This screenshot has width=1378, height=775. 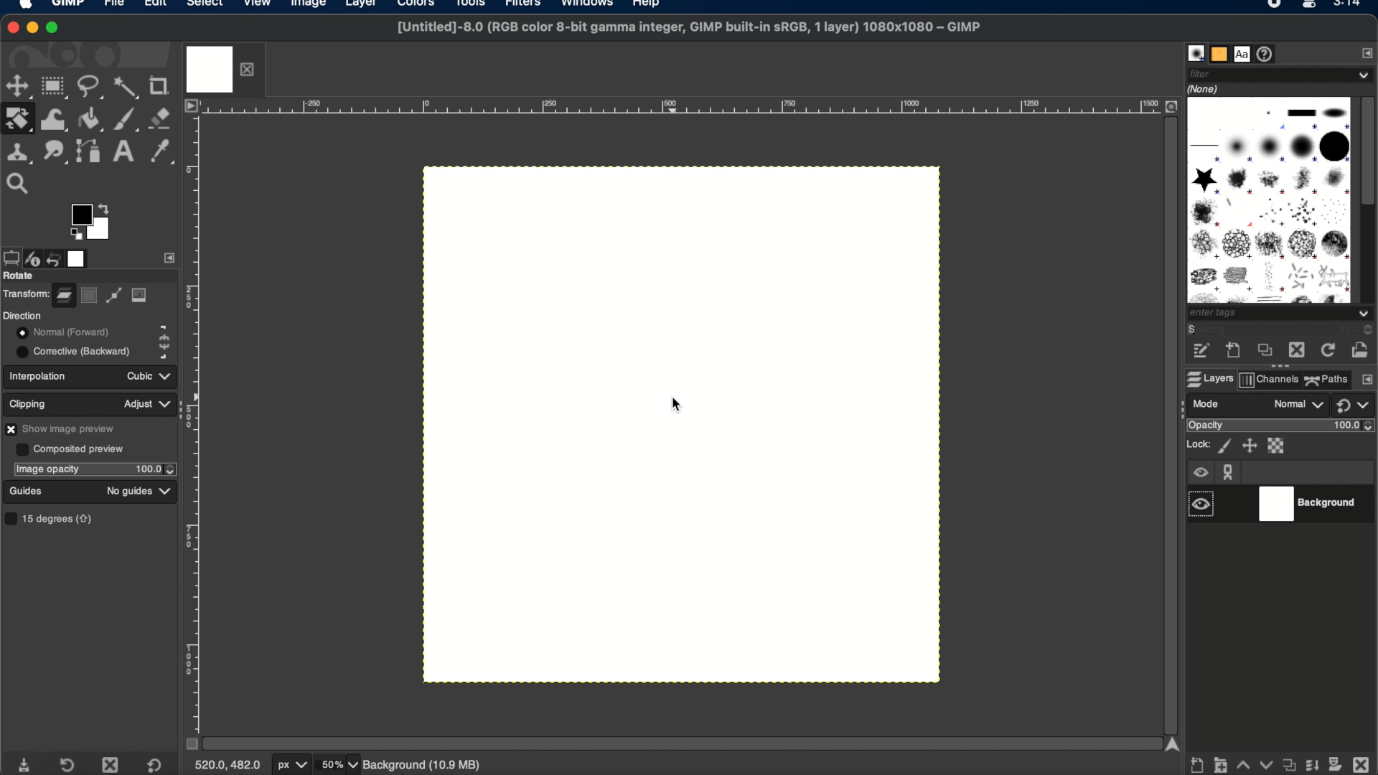 What do you see at coordinates (75, 235) in the screenshot?
I see `preview` at bounding box center [75, 235].